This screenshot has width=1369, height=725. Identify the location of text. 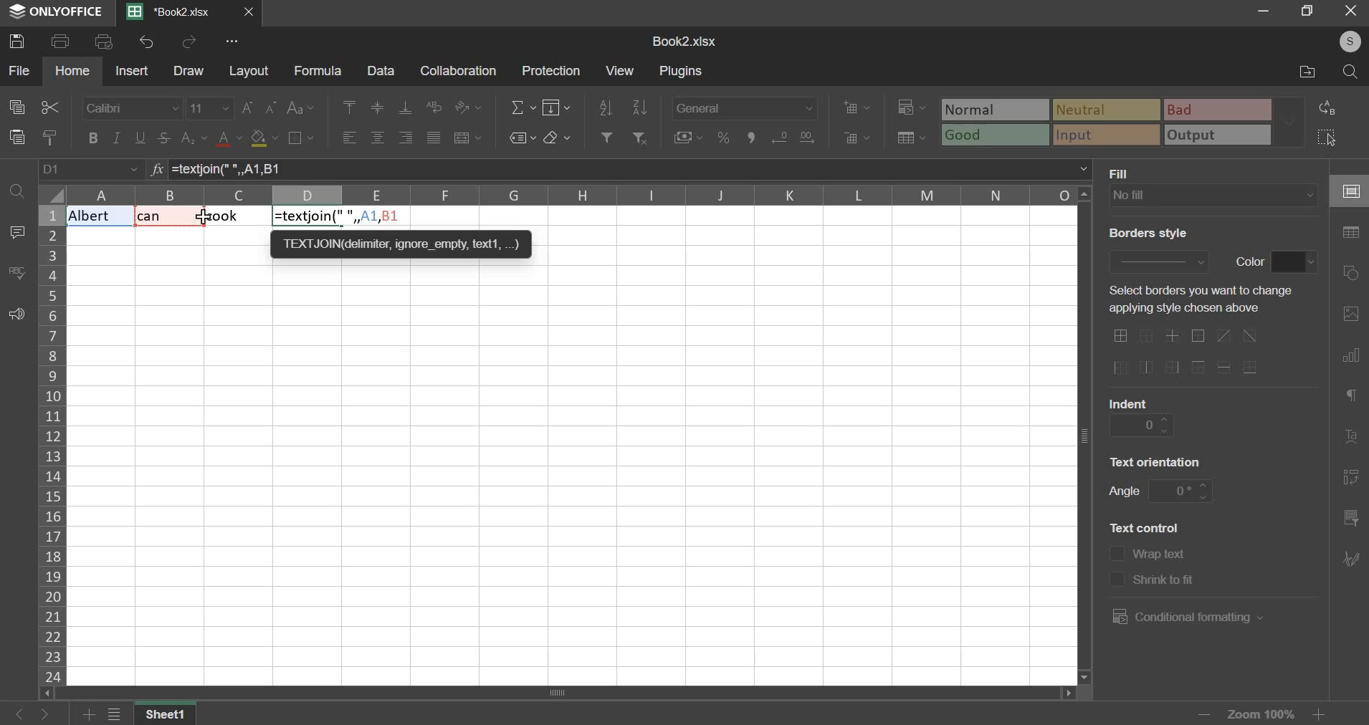
(1162, 556).